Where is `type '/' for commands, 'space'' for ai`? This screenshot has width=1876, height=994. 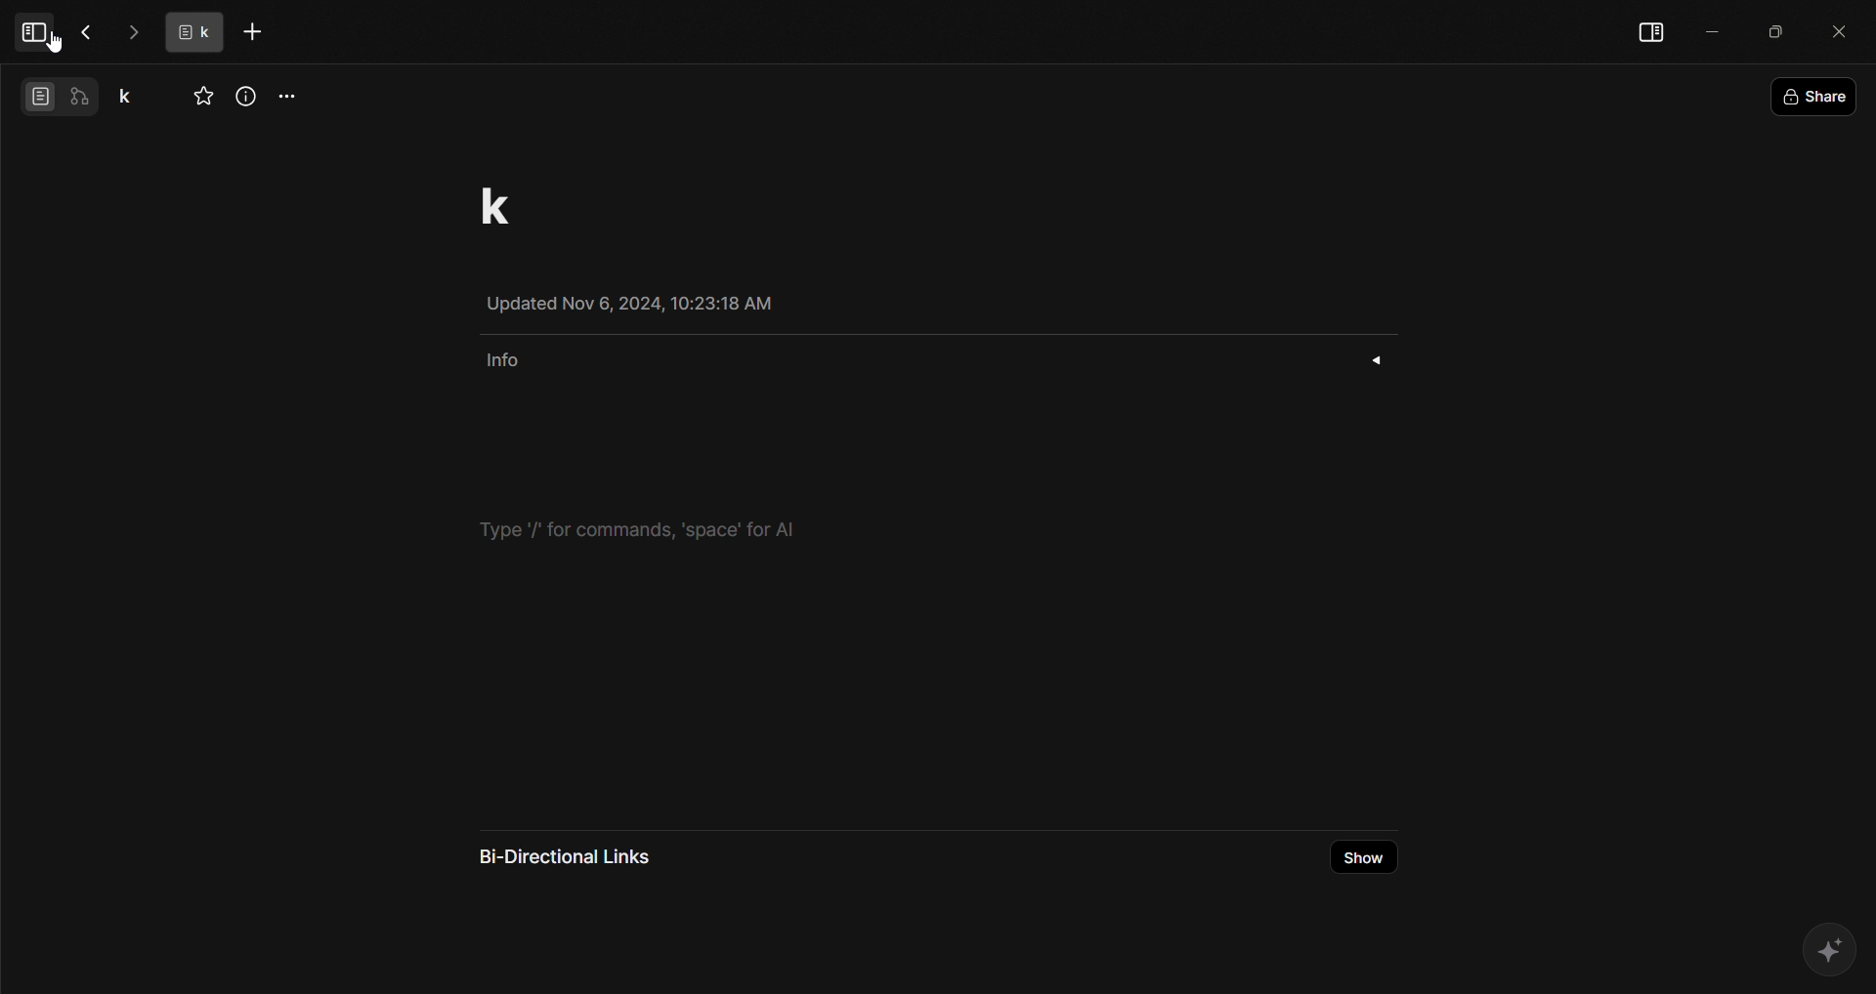
type '/' for commands, 'space'' for ai is located at coordinates (633, 527).